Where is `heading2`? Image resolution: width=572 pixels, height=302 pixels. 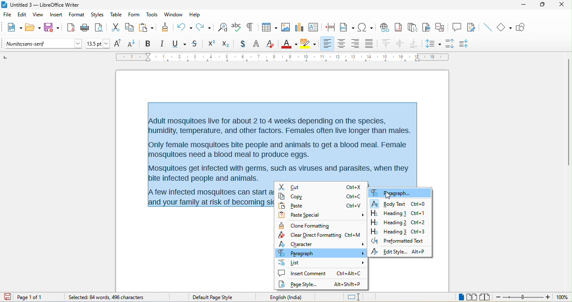
heading2 is located at coordinates (388, 222).